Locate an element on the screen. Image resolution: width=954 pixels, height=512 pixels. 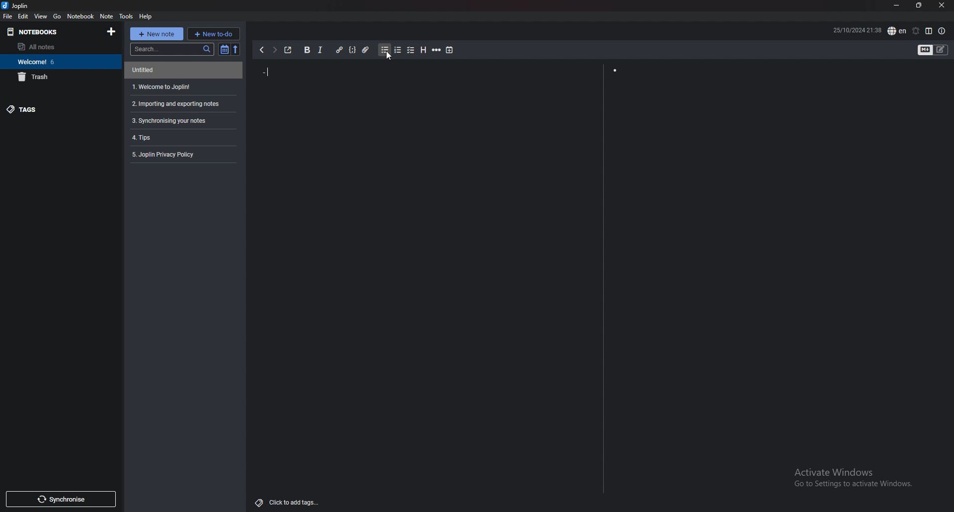
backward is located at coordinates (261, 50).